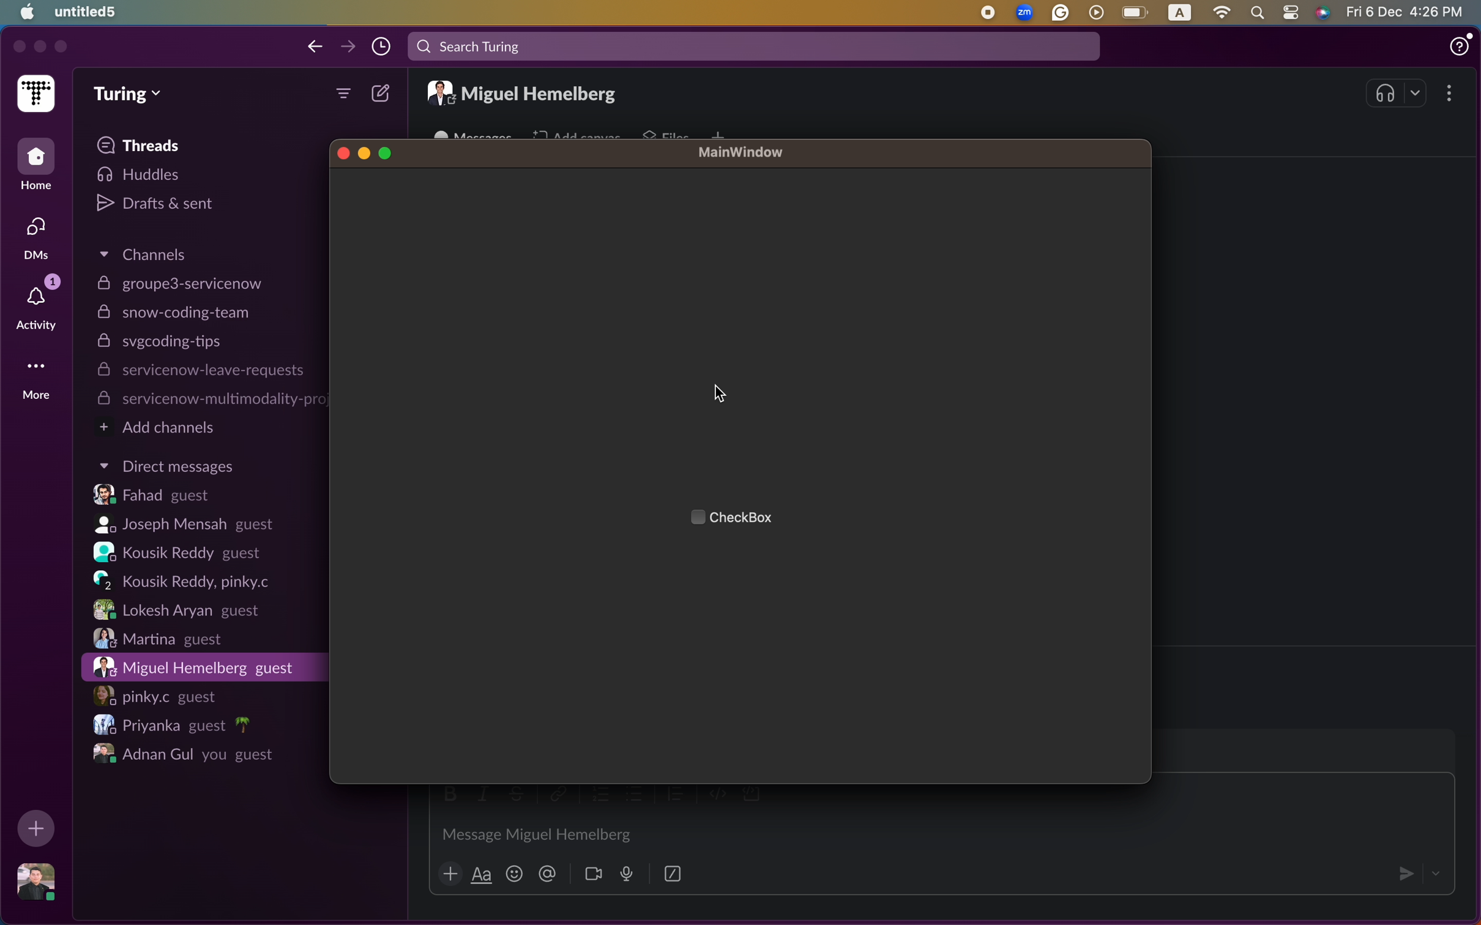 The width and height of the screenshot is (1481, 925). What do you see at coordinates (165, 343) in the screenshot?
I see `svg coding tips` at bounding box center [165, 343].